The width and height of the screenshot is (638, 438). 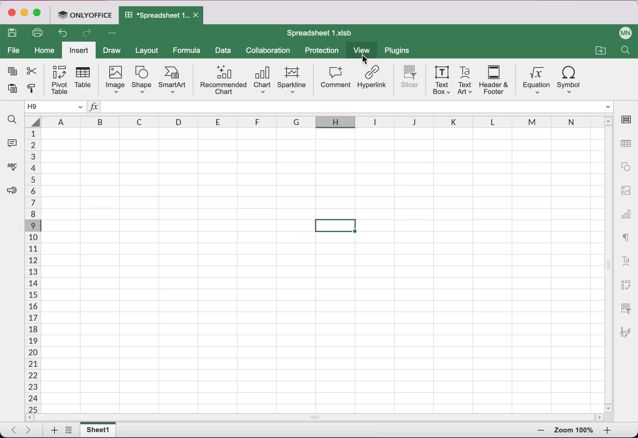 What do you see at coordinates (14, 88) in the screenshot?
I see `paste` at bounding box center [14, 88].